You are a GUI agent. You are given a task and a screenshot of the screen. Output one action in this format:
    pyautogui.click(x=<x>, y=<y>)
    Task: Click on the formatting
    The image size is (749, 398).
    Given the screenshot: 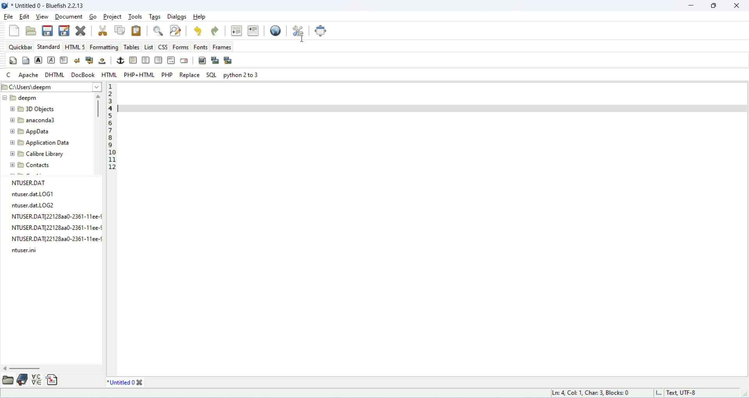 What is the action you would take?
    pyautogui.click(x=104, y=47)
    